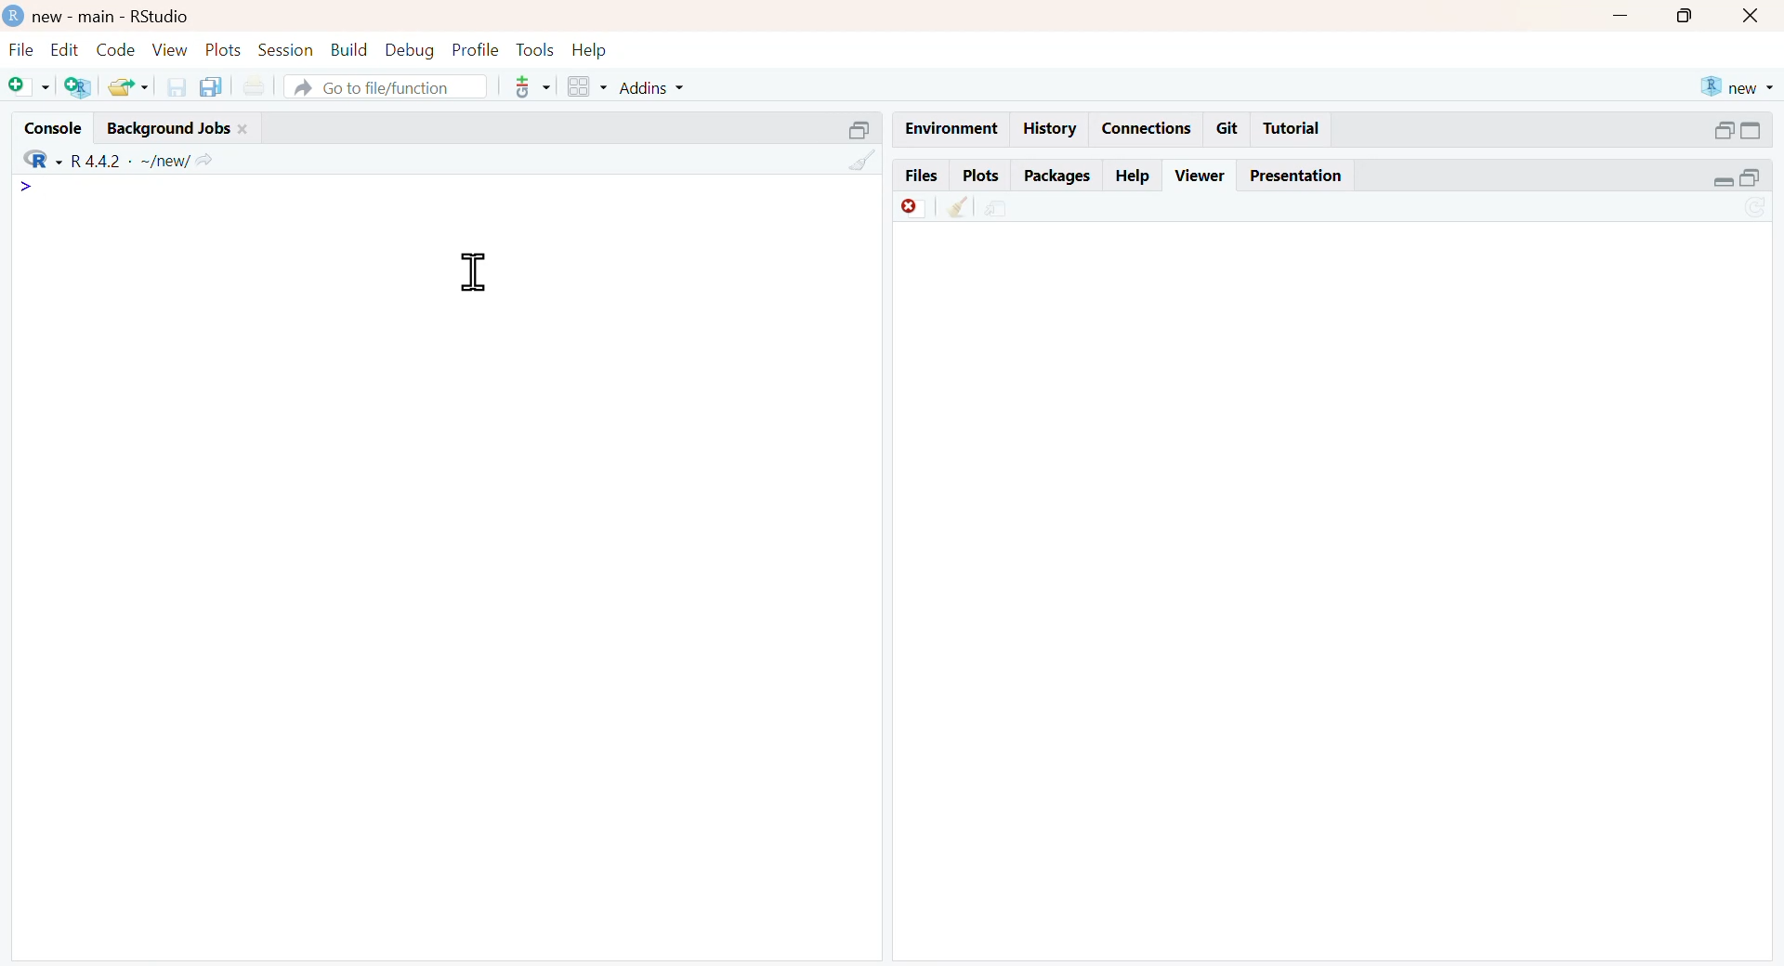  Describe the element at coordinates (46, 124) in the screenshot. I see `Console` at that location.